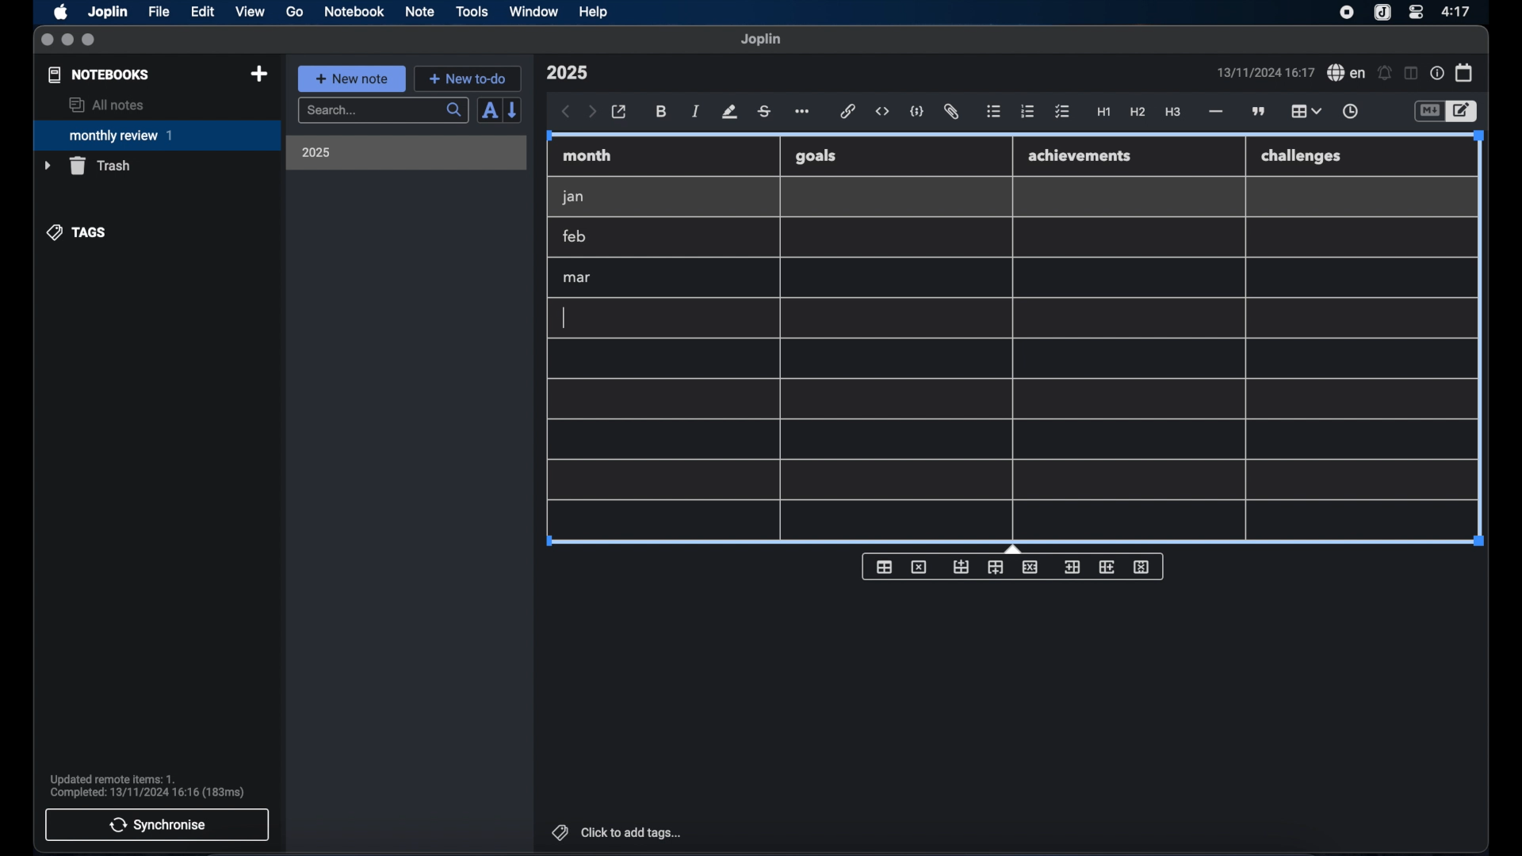 This screenshot has width=1522, height=856. What do you see at coordinates (618, 832) in the screenshot?
I see `click to add tags` at bounding box center [618, 832].